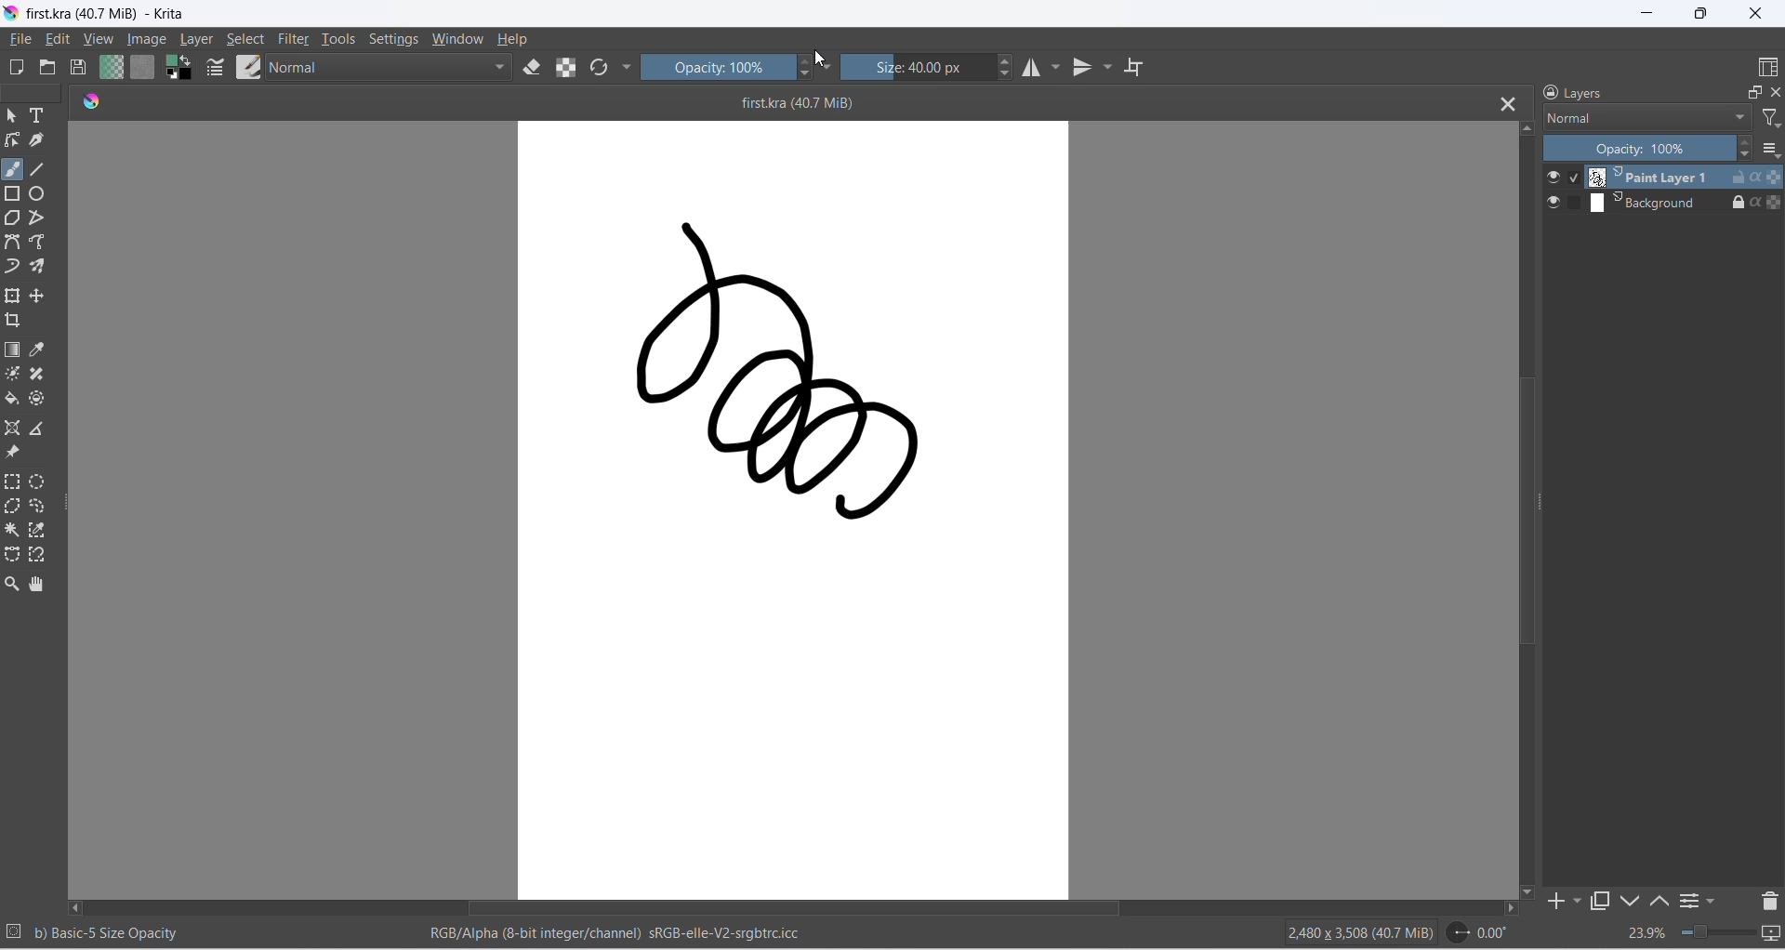  I want to click on rectangle tool, so click(12, 193).